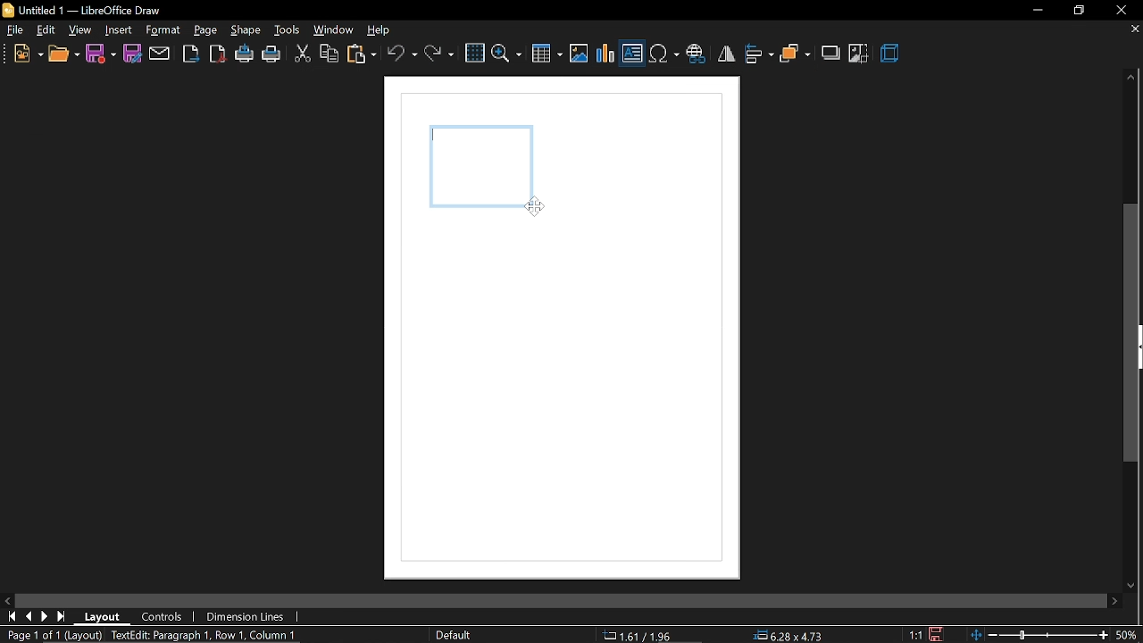 Image resolution: width=1143 pixels, height=643 pixels. Describe the element at coordinates (790, 636) in the screenshot. I see `position` at that location.